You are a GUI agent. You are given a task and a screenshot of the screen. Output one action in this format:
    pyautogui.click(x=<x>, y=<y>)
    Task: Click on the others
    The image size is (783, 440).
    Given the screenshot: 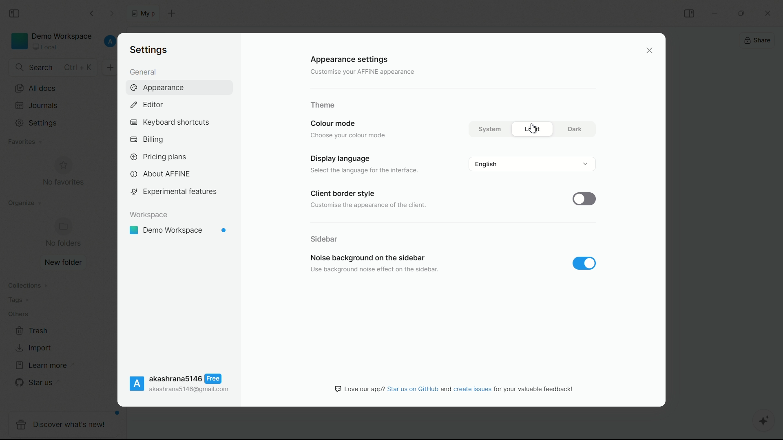 What is the action you would take?
    pyautogui.click(x=18, y=316)
    